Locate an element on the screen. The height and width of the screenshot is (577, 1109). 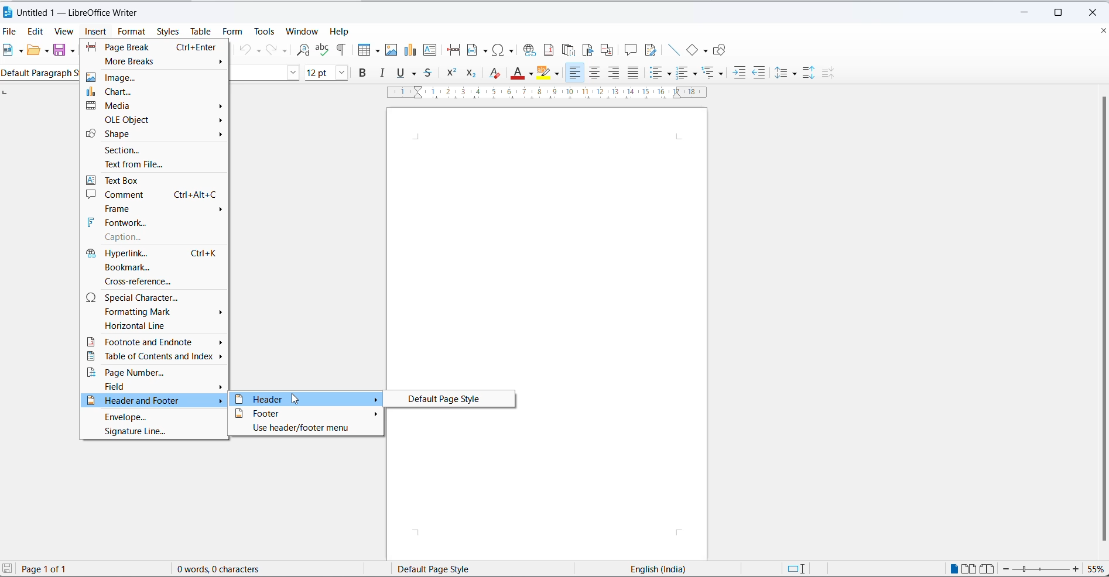
spelling is located at coordinates (323, 50).